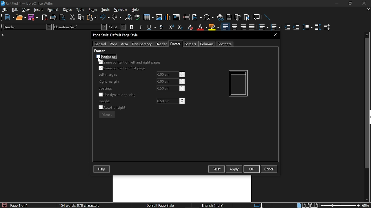 This screenshot has width=371, height=208. What do you see at coordinates (234, 27) in the screenshot?
I see `Center` at bounding box center [234, 27].